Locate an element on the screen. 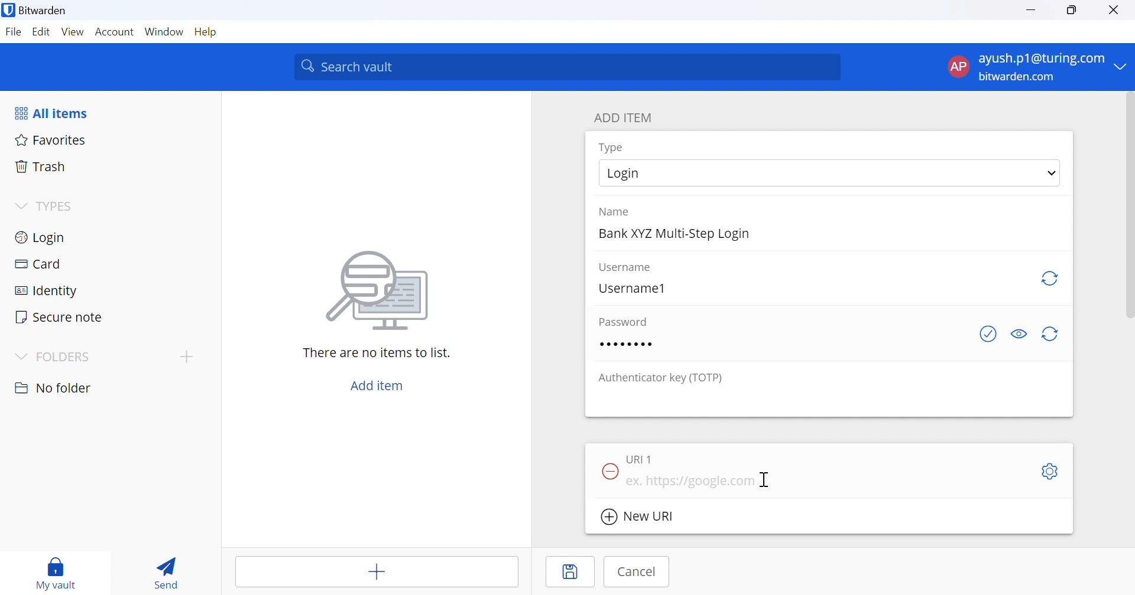  FOLDERS is located at coordinates (69, 357).